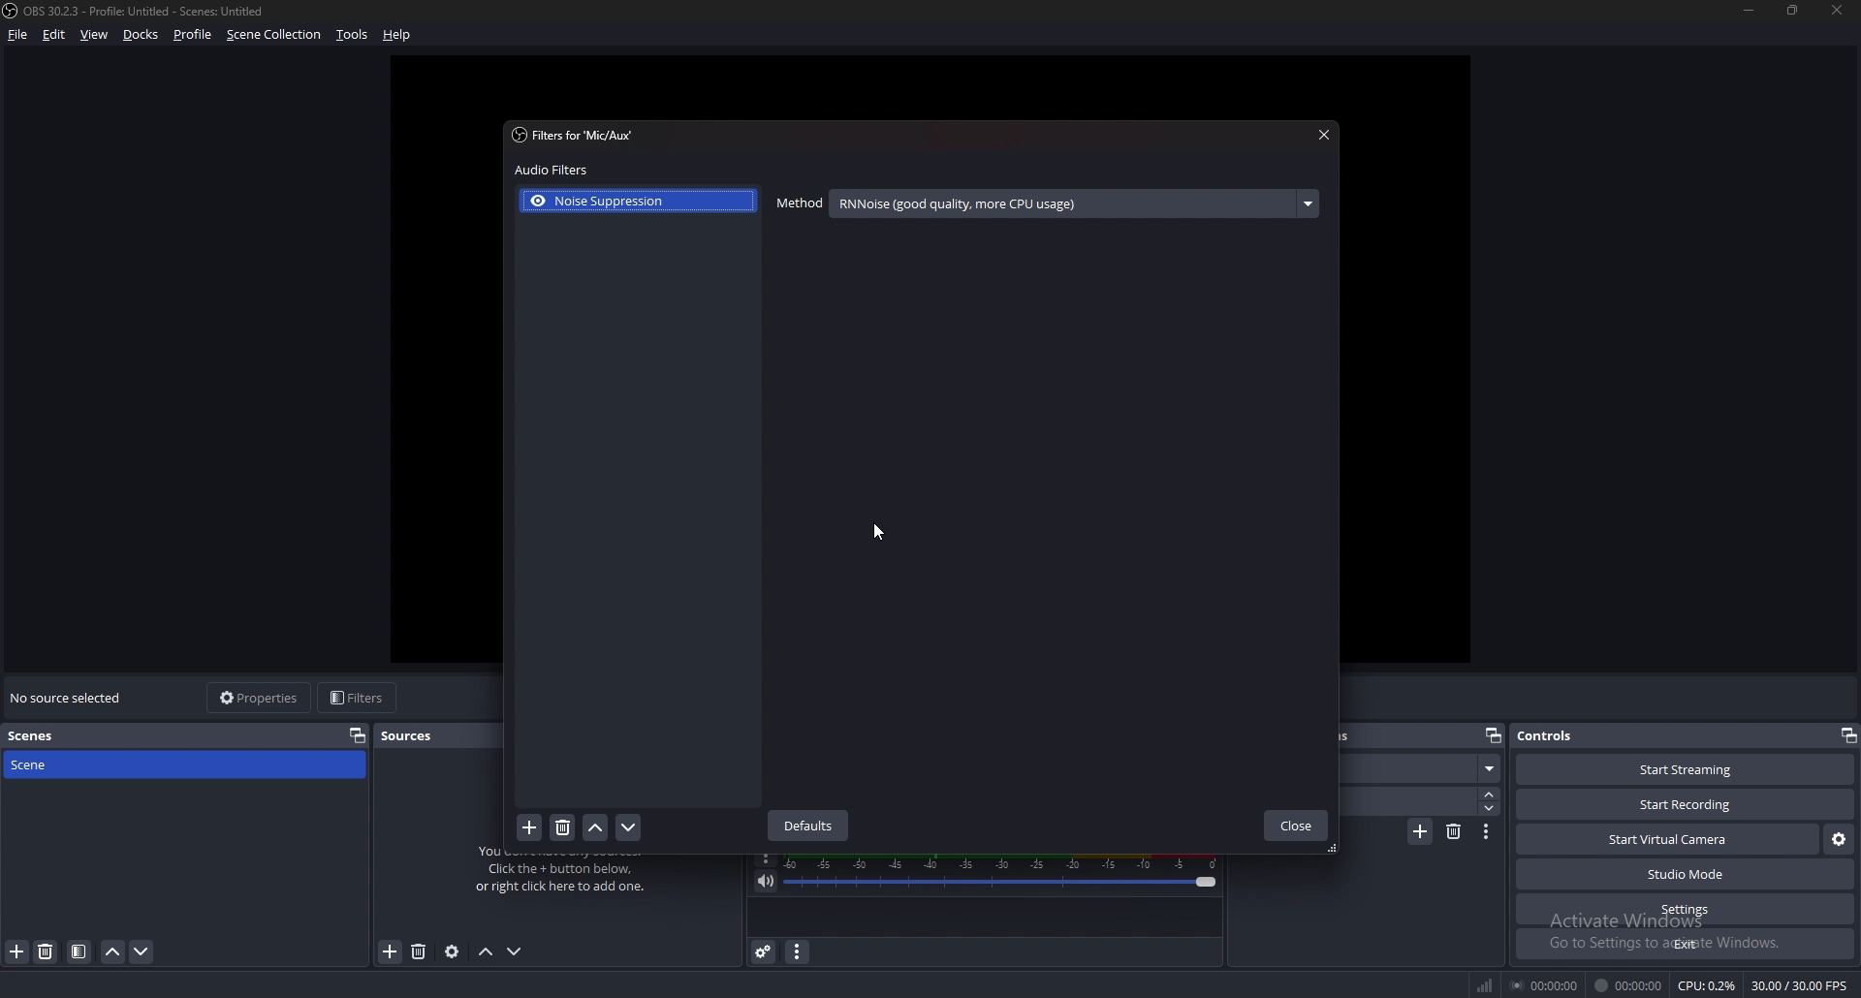 This screenshot has width=1861, height=998. Describe the element at coordinates (54, 35) in the screenshot. I see `edit` at that location.